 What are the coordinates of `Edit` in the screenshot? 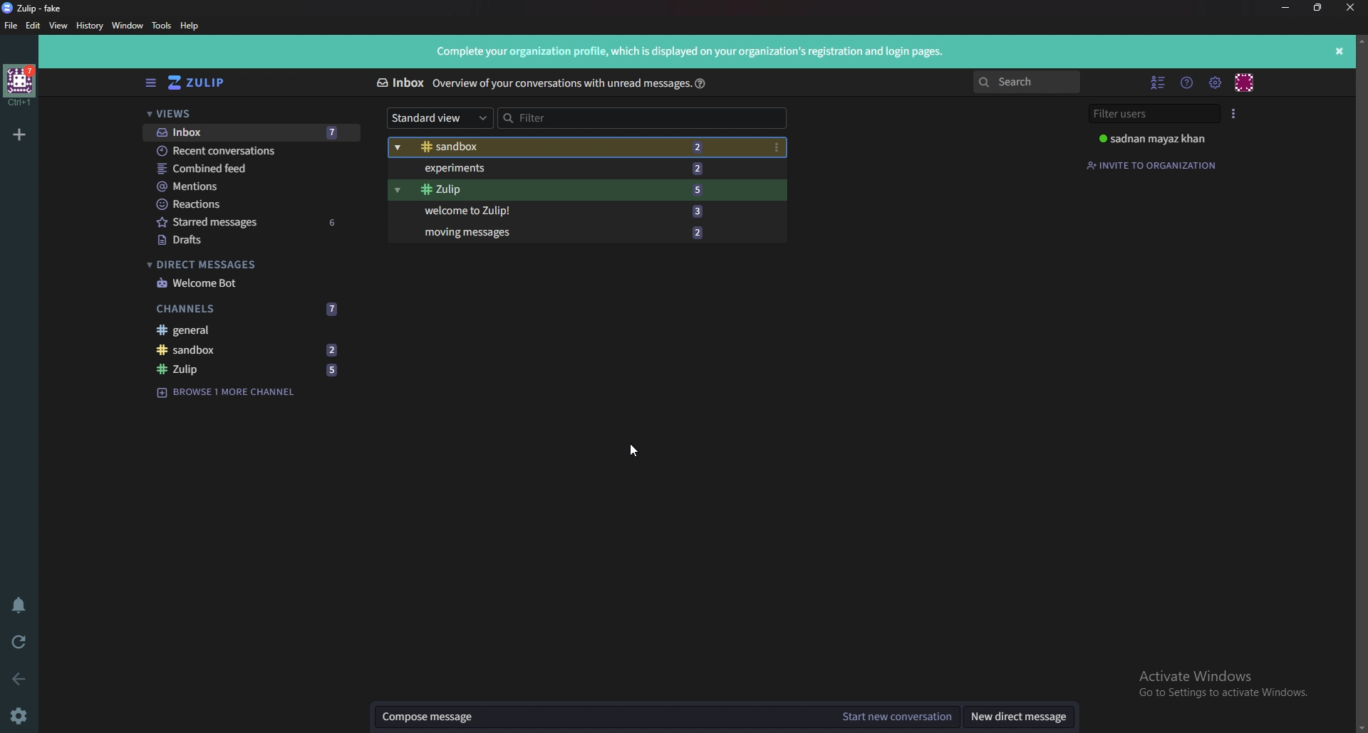 It's located at (33, 26).